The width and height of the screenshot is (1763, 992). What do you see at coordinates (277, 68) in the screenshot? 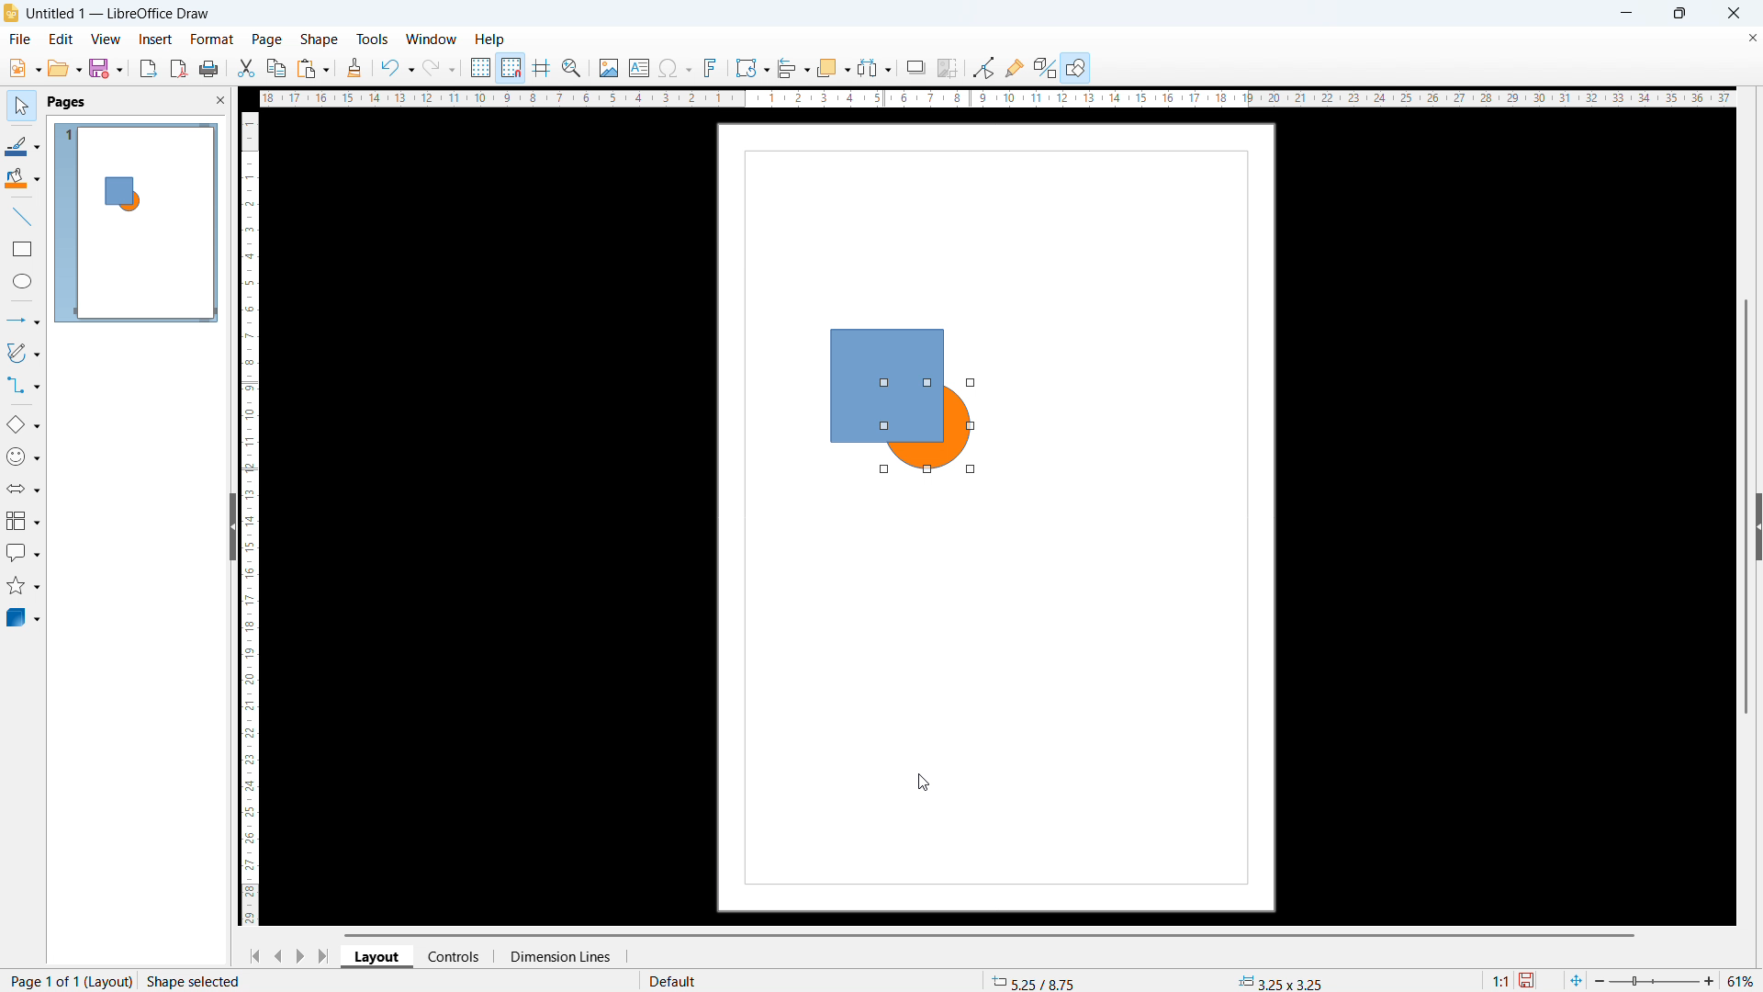
I see `copy ` at bounding box center [277, 68].